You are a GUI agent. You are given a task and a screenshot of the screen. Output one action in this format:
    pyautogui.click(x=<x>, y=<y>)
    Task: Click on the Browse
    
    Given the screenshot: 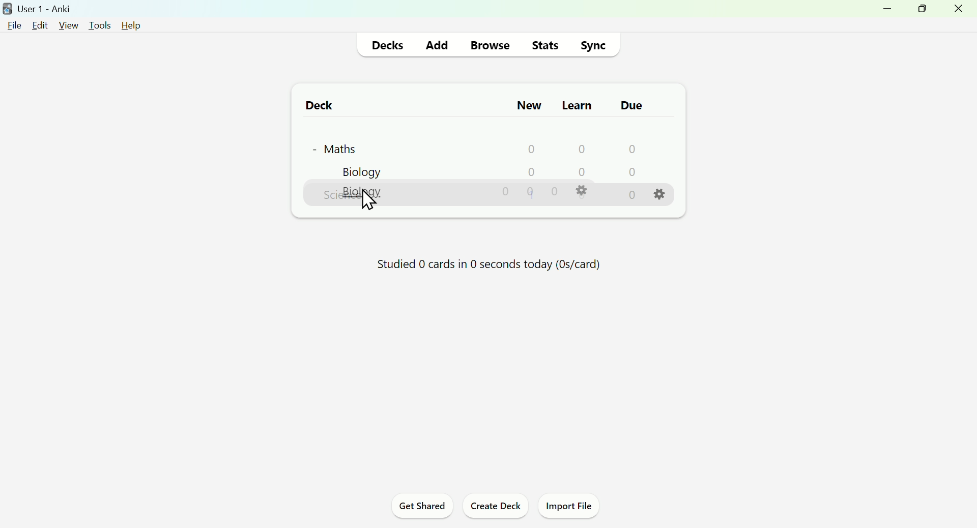 What is the action you would take?
    pyautogui.click(x=487, y=46)
    